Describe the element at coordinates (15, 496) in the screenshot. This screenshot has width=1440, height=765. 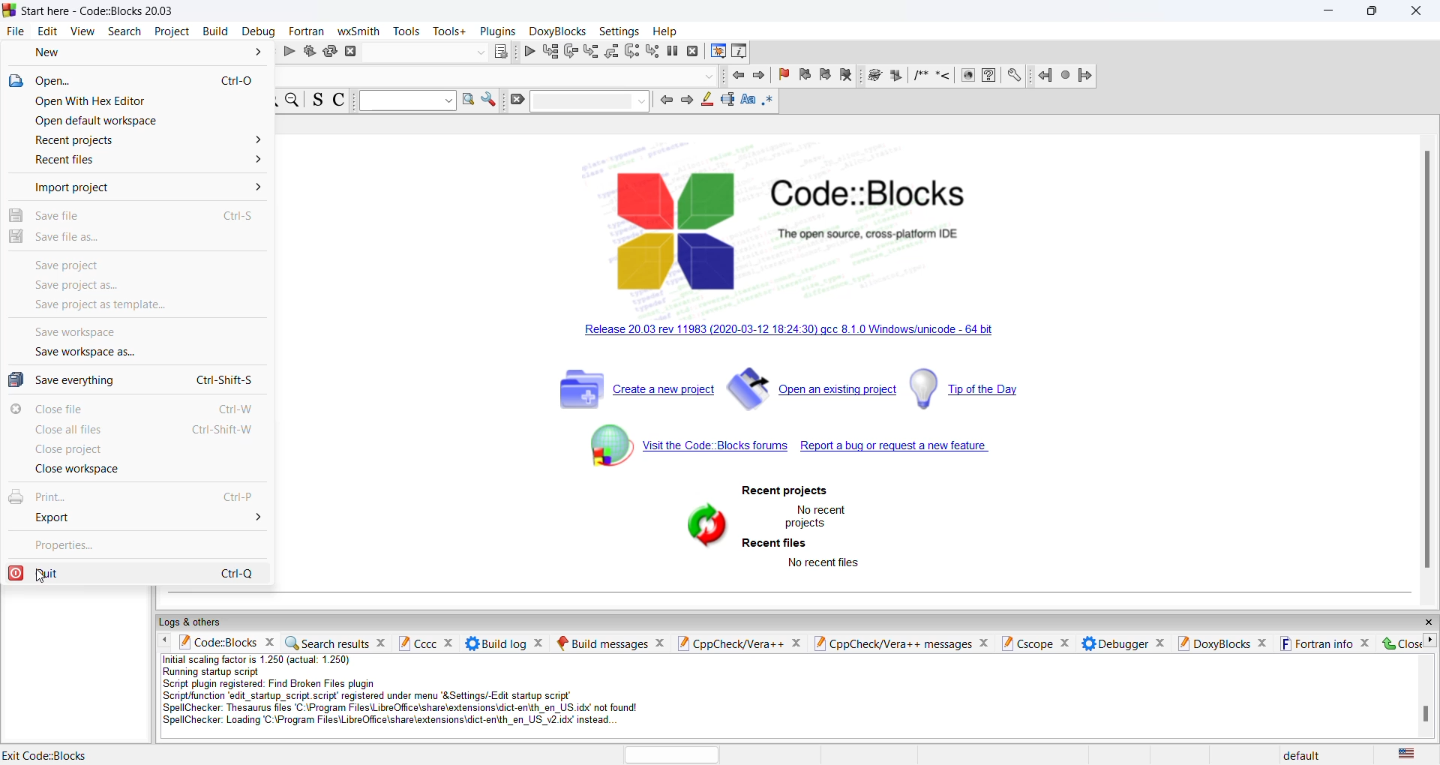
I see `print icon` at that location.